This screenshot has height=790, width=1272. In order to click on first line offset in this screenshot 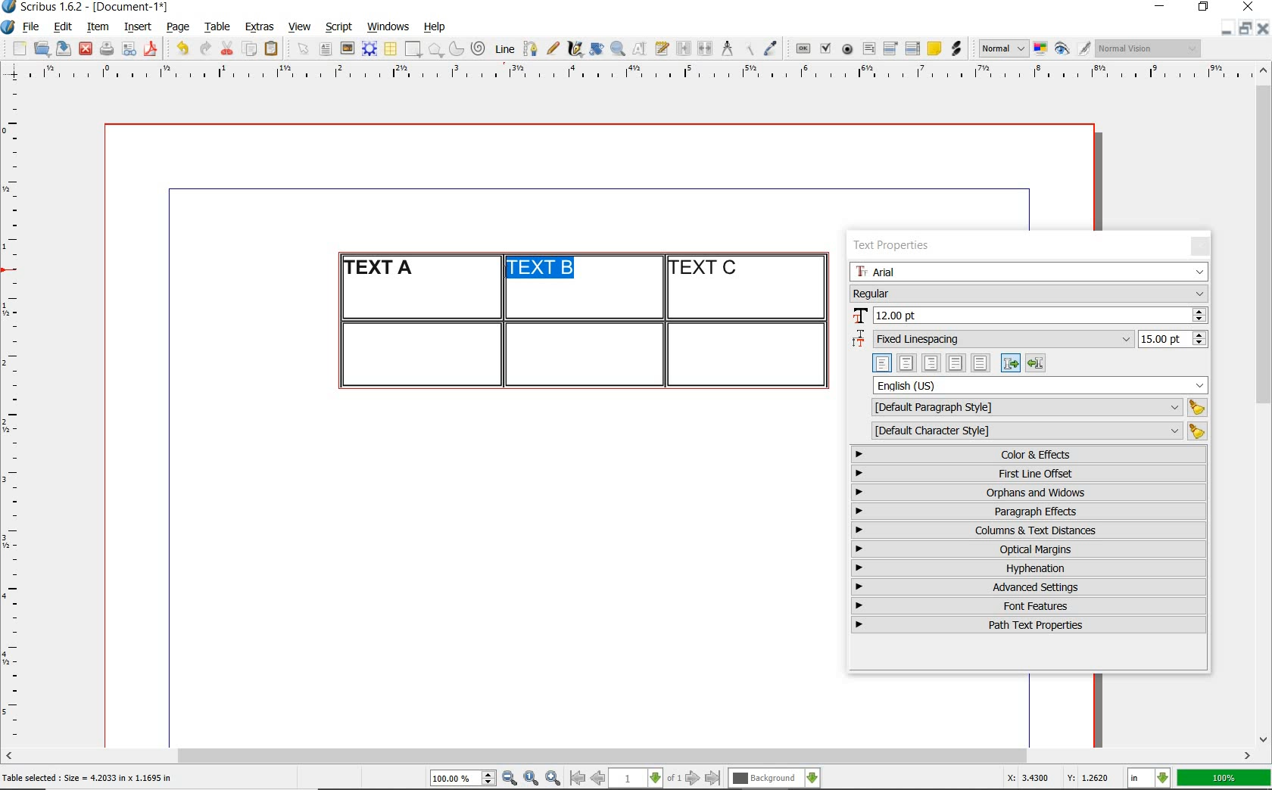, I will do `click(1030, 474)`.